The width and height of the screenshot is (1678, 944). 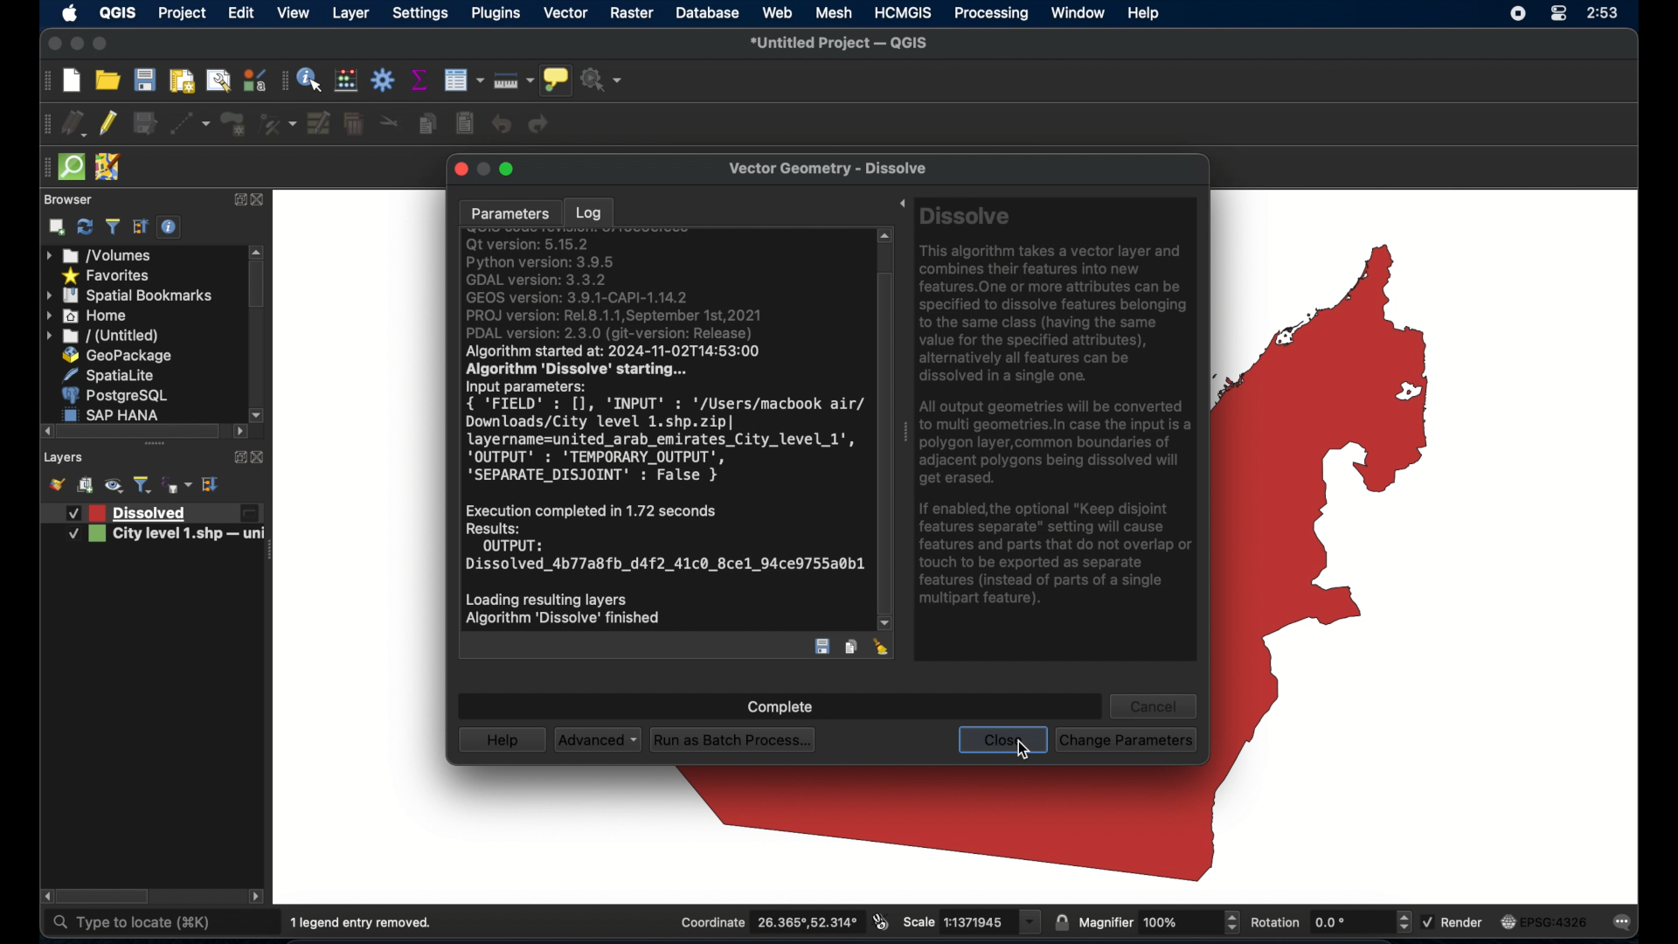 I want to click on scroll right arrow, so click(x=258, y=413).